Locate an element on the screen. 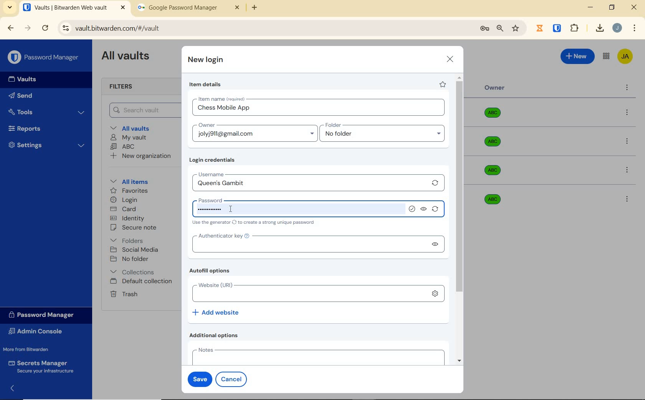 The width and height of the screenshot is (645, 400). bookmark is located at coordinates (516, 28).